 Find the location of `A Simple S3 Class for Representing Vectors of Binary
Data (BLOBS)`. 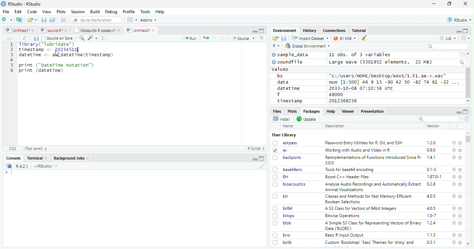

A Simple S3 Class for Representing Vectors of Binary
Data (BLOBS) is located at coordinates (374, 225).